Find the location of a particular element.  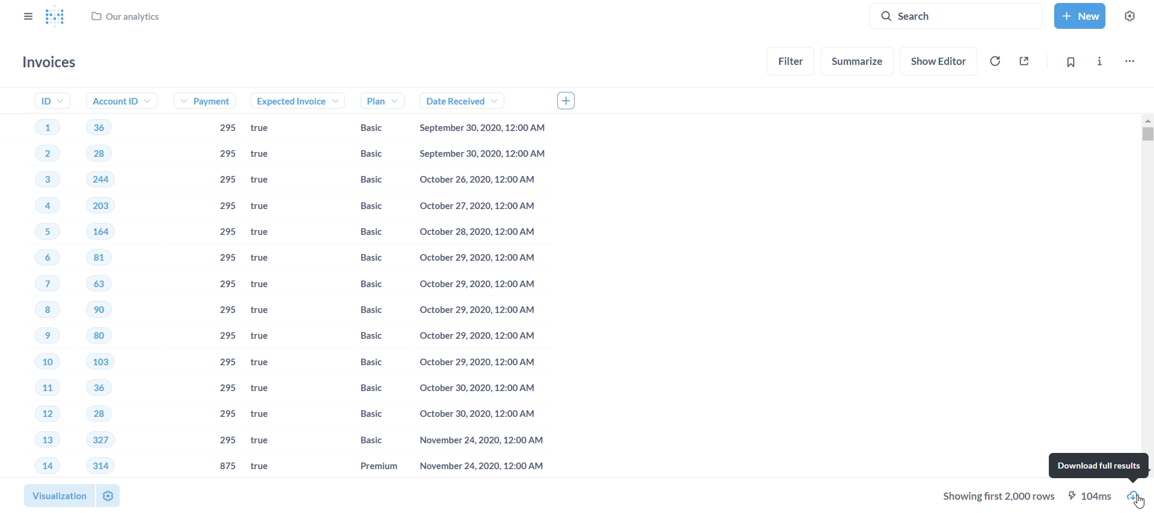

13 is located at coordinates (34, 441).